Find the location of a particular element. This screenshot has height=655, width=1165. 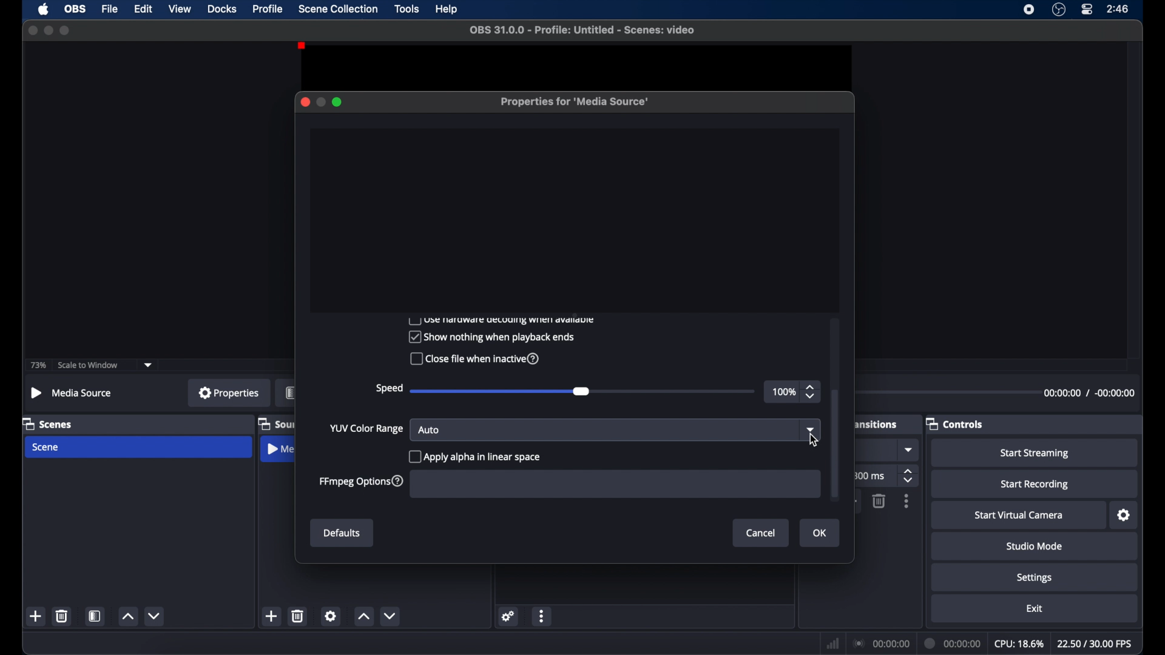

moreoptions is located at coordinates (542, 617).